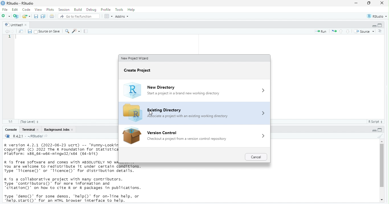 The width and height of the screenshot is (389, 204). I want to click on typing cursor, so click(18, 37).